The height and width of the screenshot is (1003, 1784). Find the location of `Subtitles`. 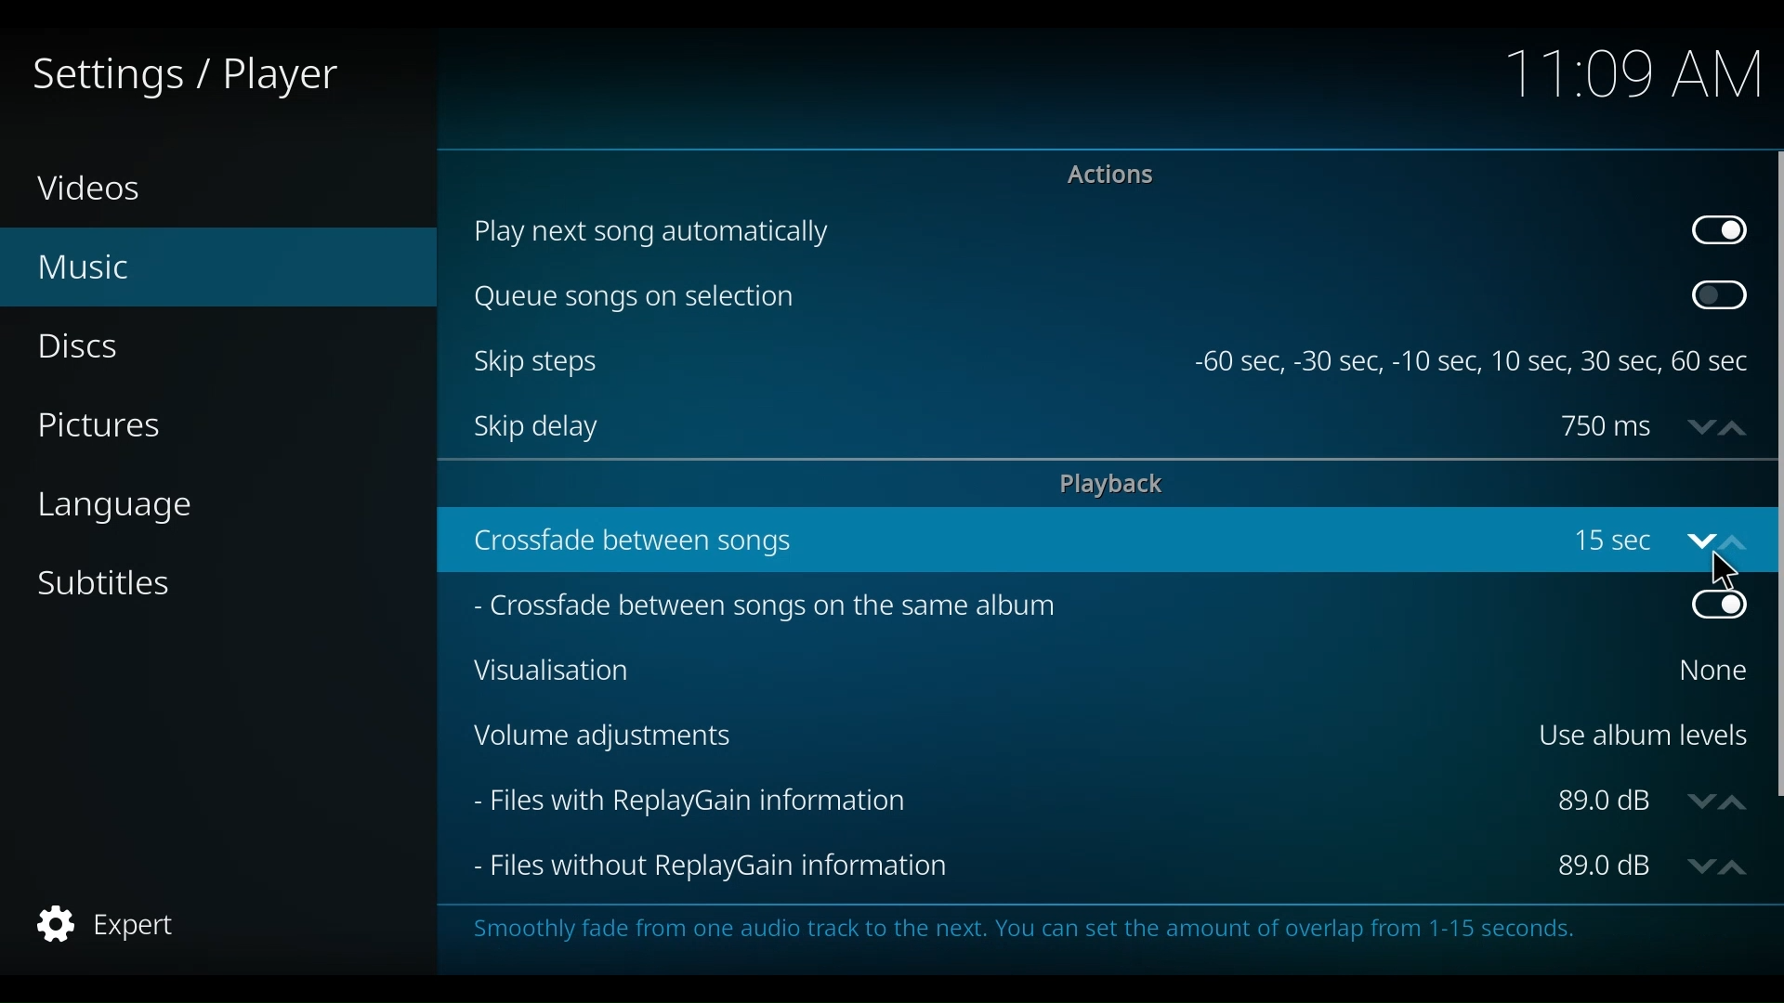

Subtitles is located at coordinates (114, 586).